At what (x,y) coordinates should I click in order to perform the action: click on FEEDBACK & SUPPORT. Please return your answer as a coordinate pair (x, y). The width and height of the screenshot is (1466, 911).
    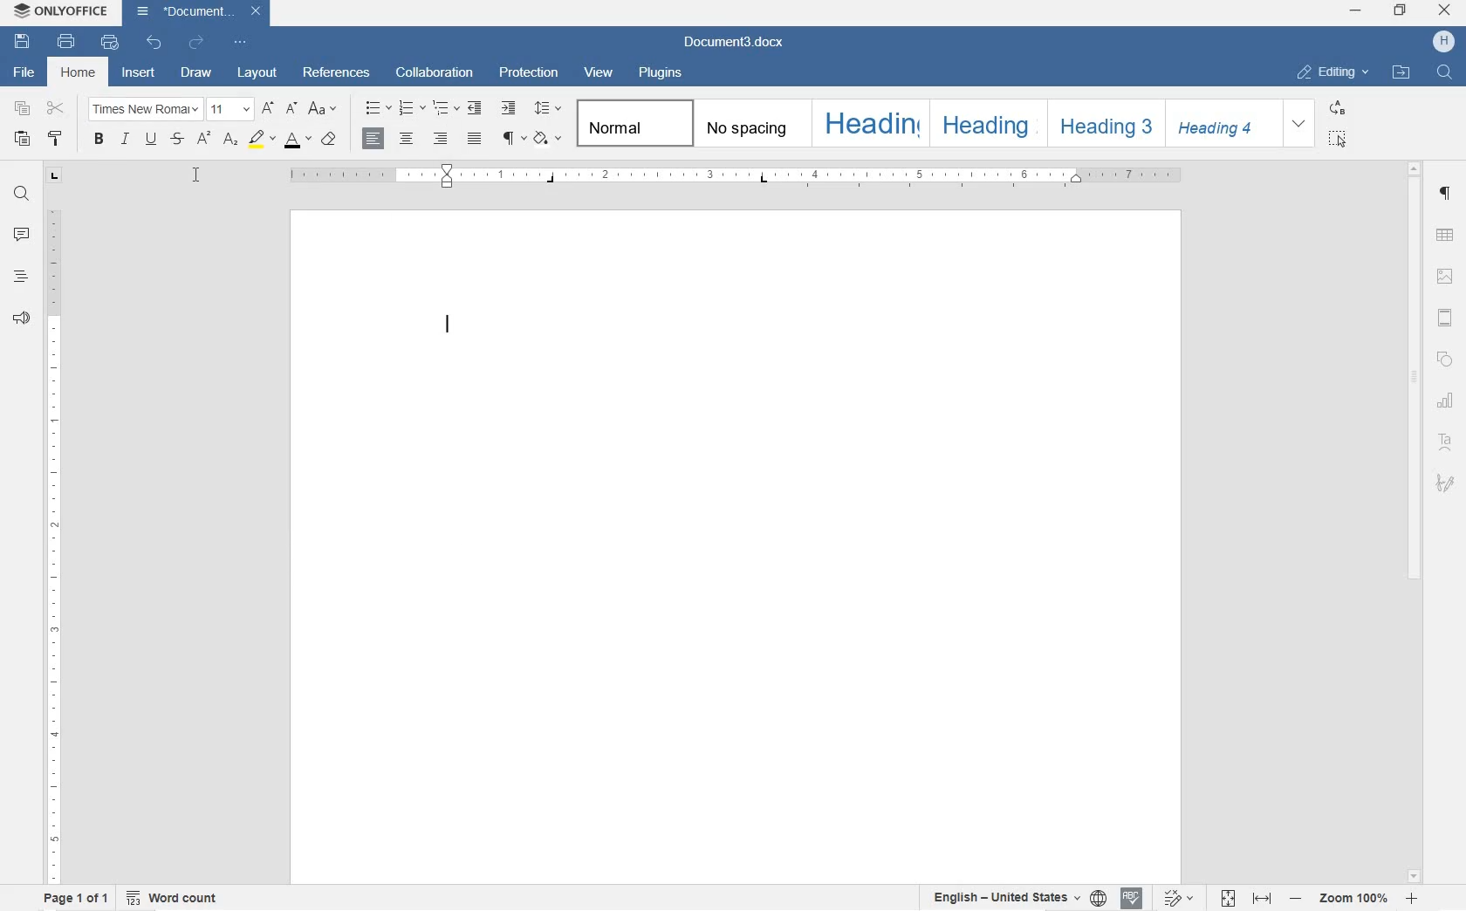
    Looking at the image, I should click on (23, 319).